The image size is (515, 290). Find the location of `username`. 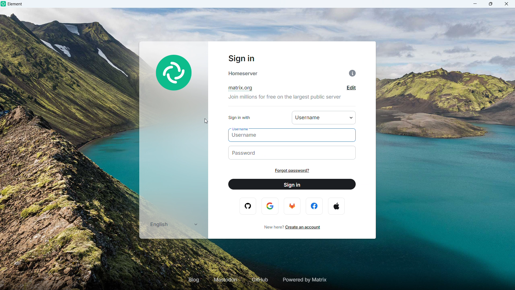

username is located at coordinates (239, 128).